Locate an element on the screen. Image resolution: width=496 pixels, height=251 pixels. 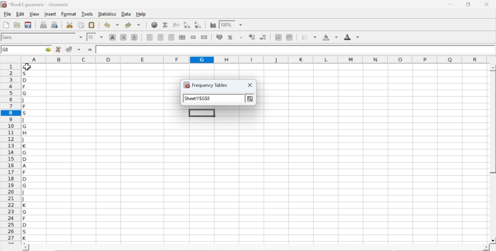
file is located at coordinates (7, 14).